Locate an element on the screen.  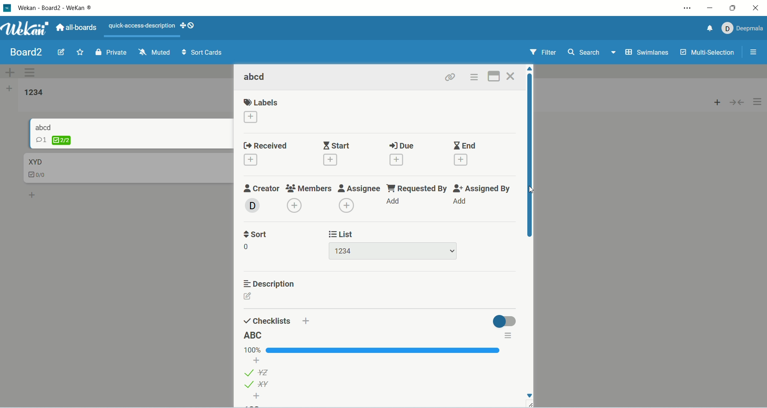
checklist is located at coordinates (53, 140).